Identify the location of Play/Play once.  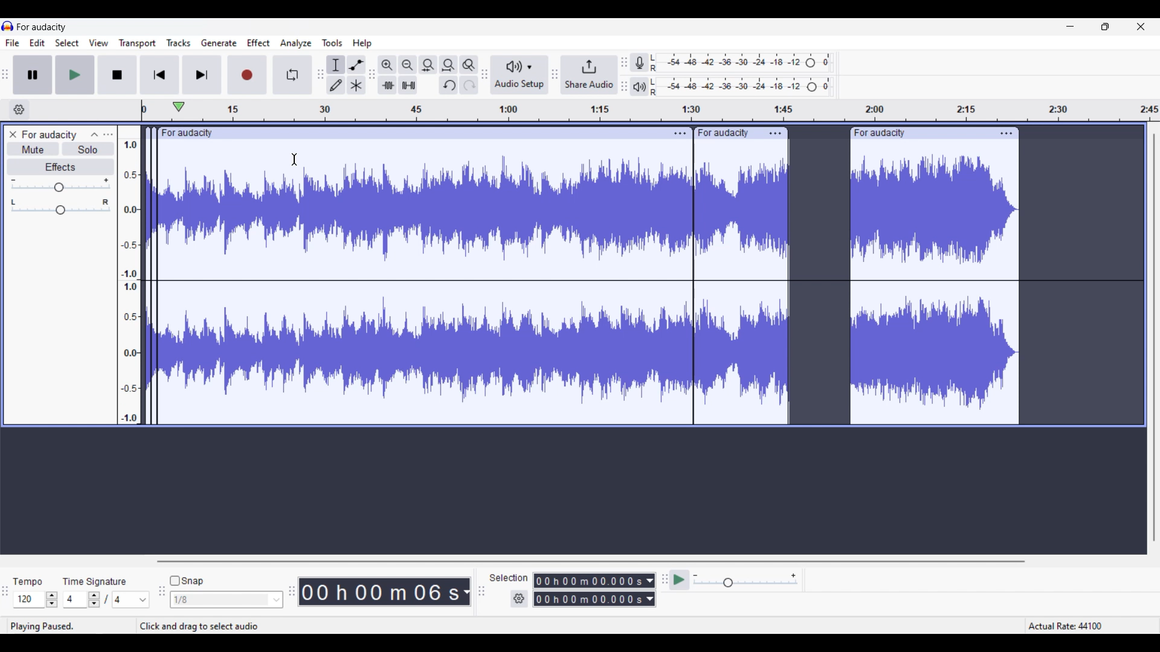
(75, 74).